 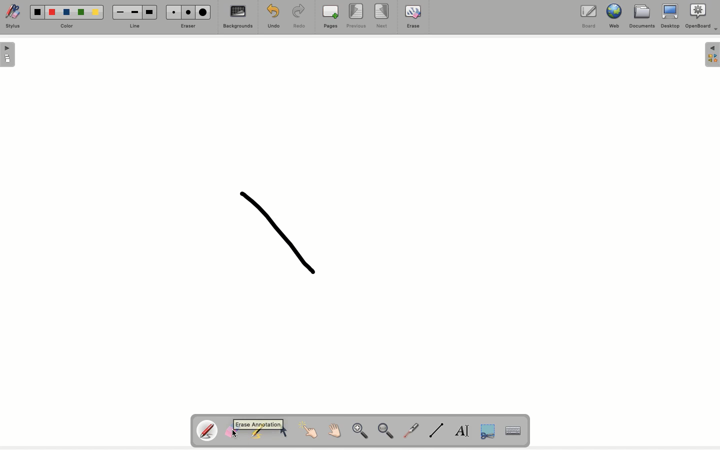 I want to click on Zoom out, so click(x=388, y=432).